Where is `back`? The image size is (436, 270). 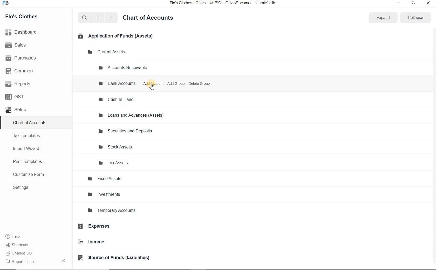 back is located at coordinates (98, 17).